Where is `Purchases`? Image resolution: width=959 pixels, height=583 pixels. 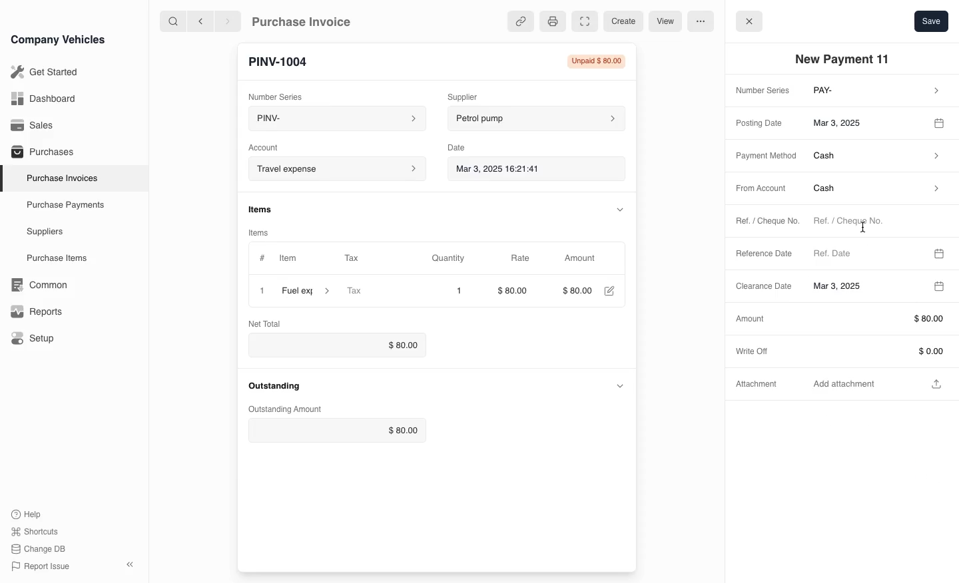 Purchases is located at coordinates (39, 153).